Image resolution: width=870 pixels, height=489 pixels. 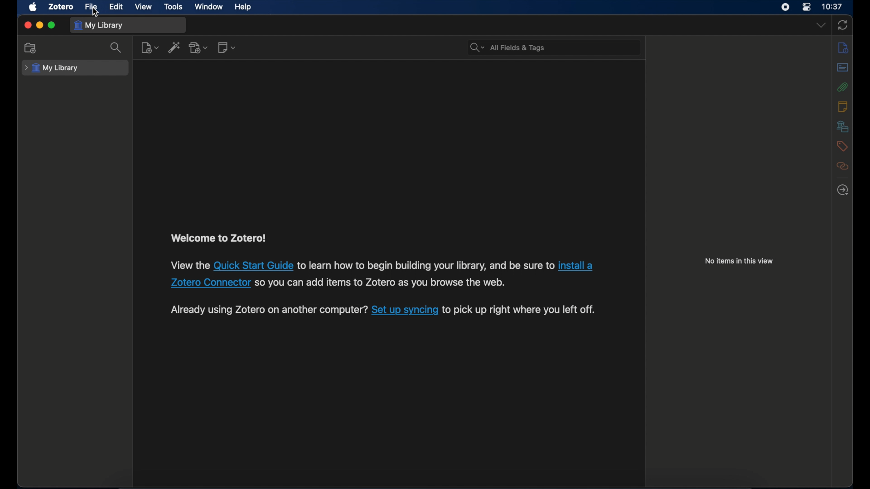 I want to click on search, so click(x=117, y=48).